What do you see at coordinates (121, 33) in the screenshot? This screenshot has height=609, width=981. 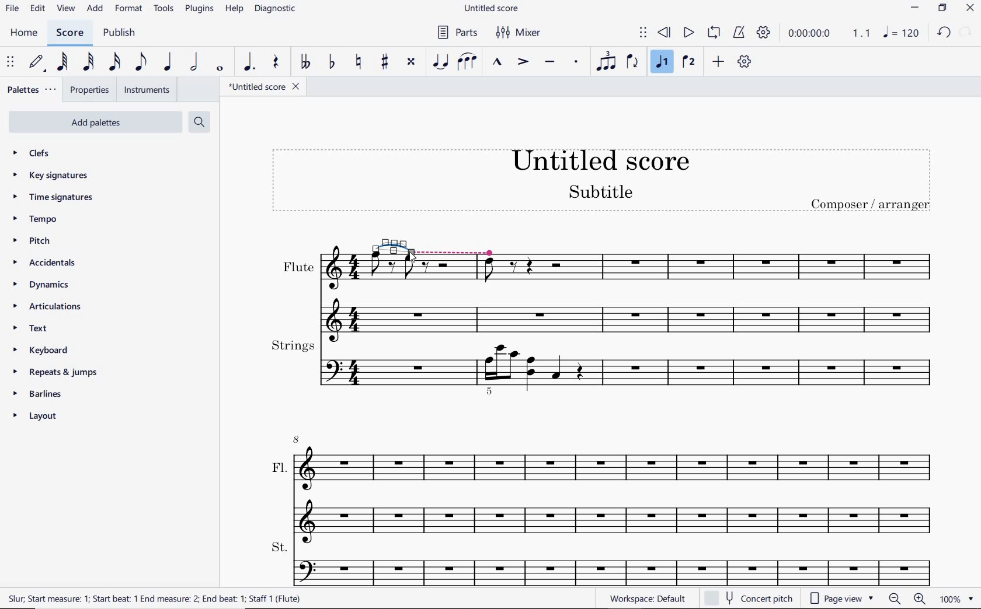 I see `PUBLISH` at bounding box center [121, 33].